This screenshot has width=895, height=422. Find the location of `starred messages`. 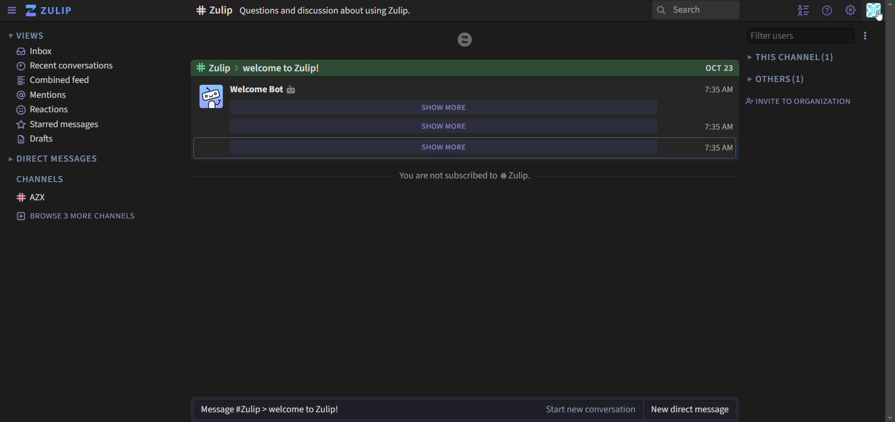

starred messages is located at coordinates (81, 126).